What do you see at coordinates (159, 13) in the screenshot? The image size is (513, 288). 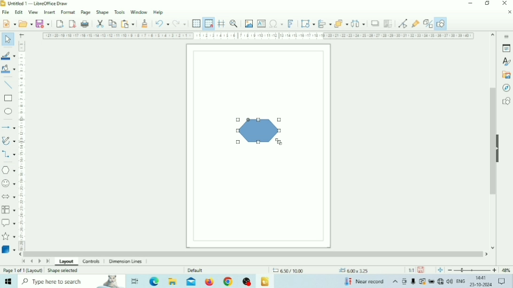 I see `Help` at bounding box center [159, 13].